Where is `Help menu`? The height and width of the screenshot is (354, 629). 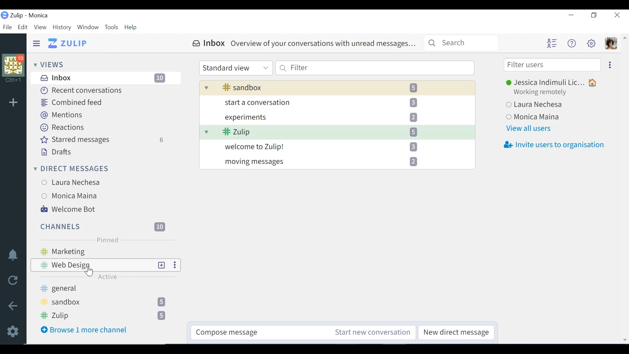
Help menu is located at coordinates (571, 43).